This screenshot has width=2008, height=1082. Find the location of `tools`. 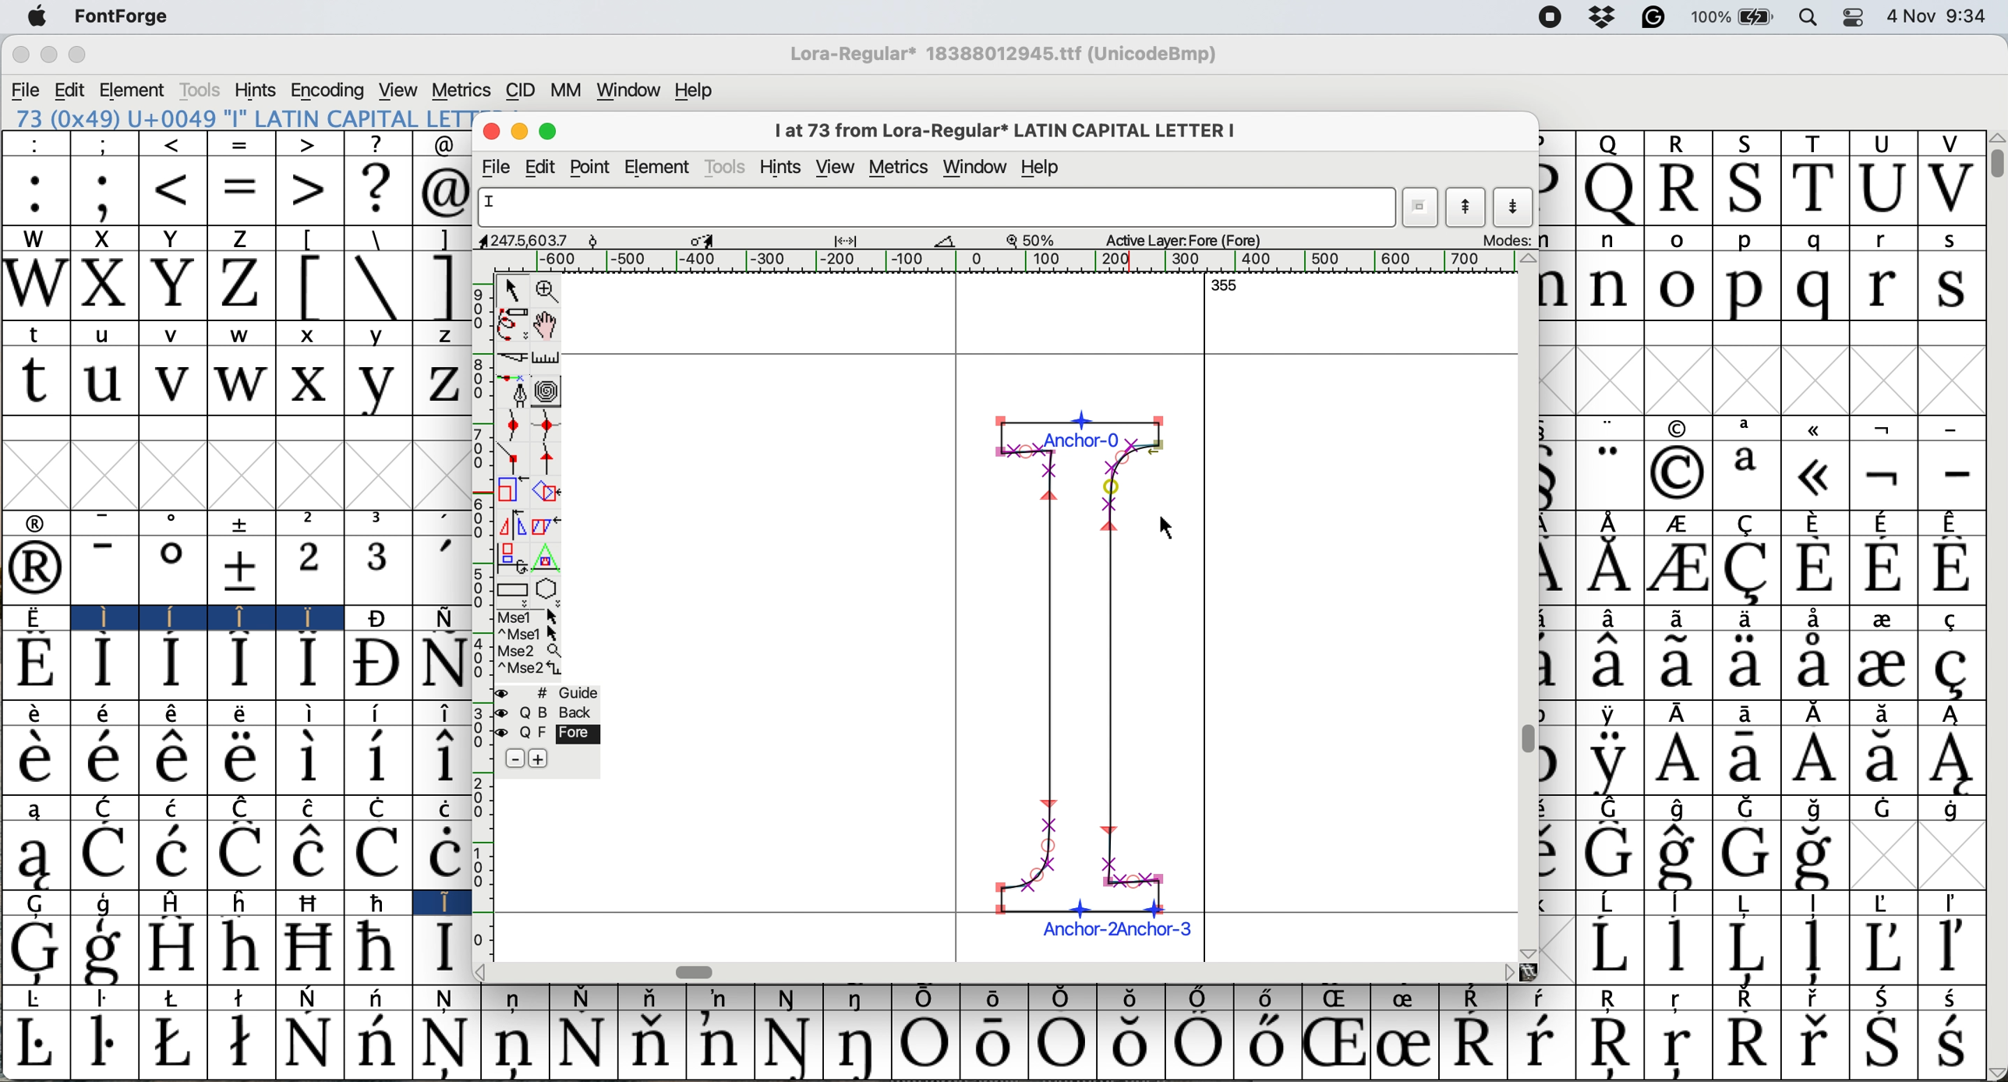

tools is located at coordinates (724, 166).